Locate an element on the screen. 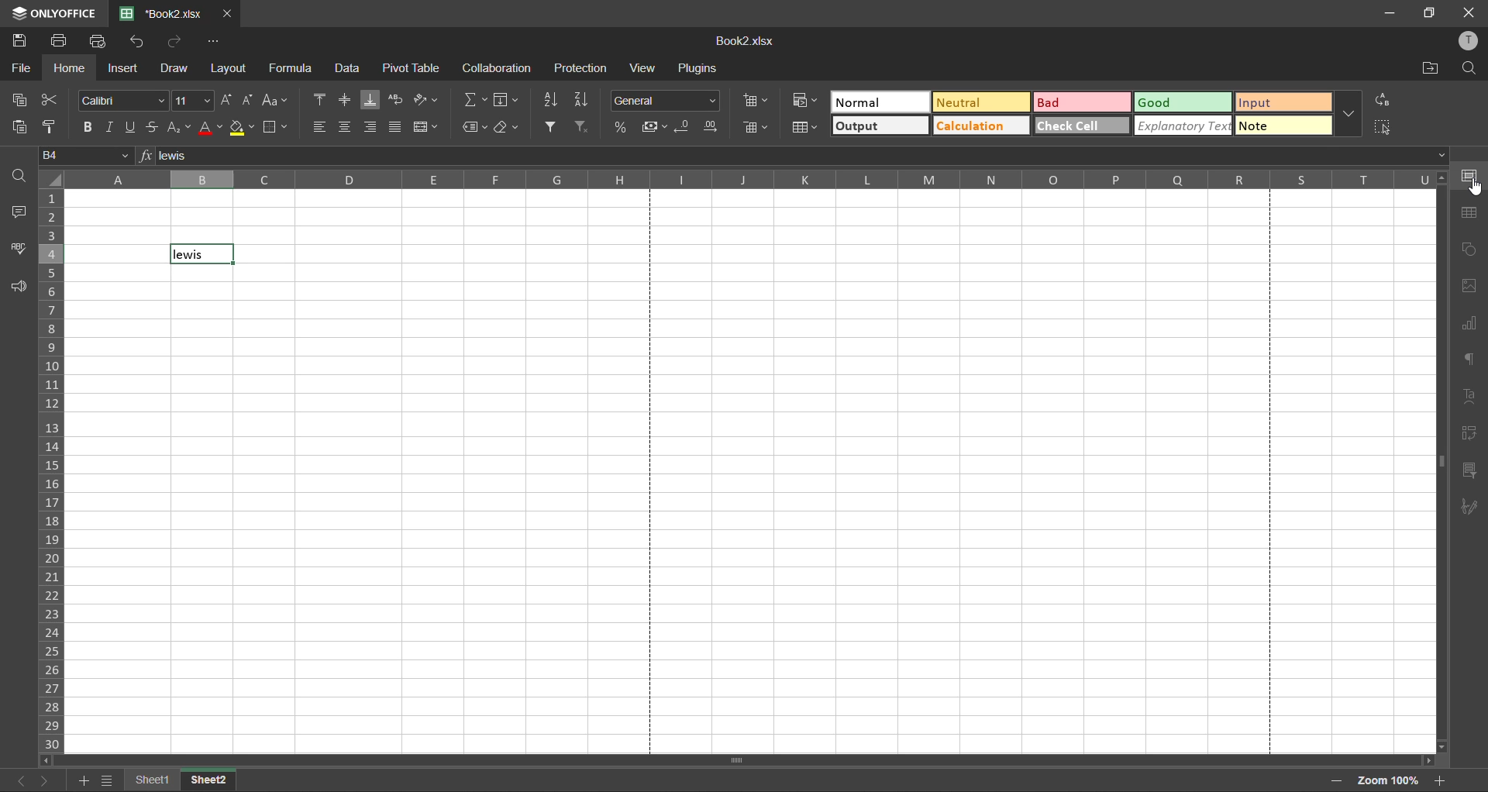 This screenshot has width=1488, height=792. italic is located at coordinates (109, 129).